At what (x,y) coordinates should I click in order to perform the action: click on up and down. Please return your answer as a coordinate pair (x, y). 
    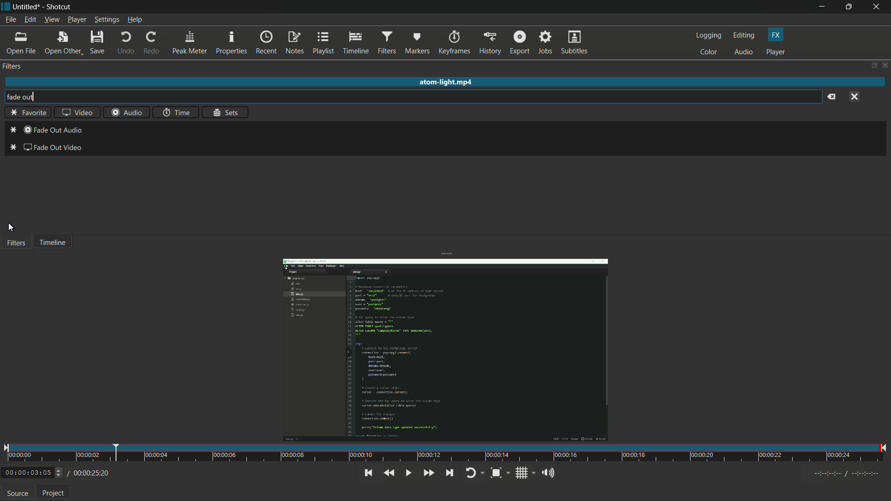
    Looking at the image, I should click on (60, 473).